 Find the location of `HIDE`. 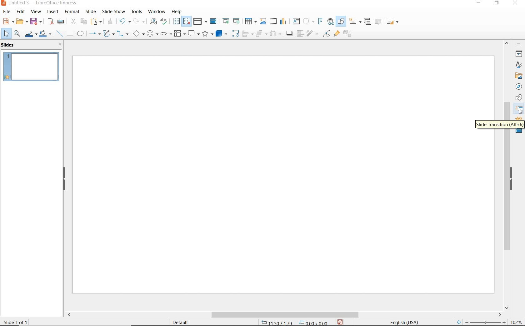

HIDE is located at coordinates (511, 180).